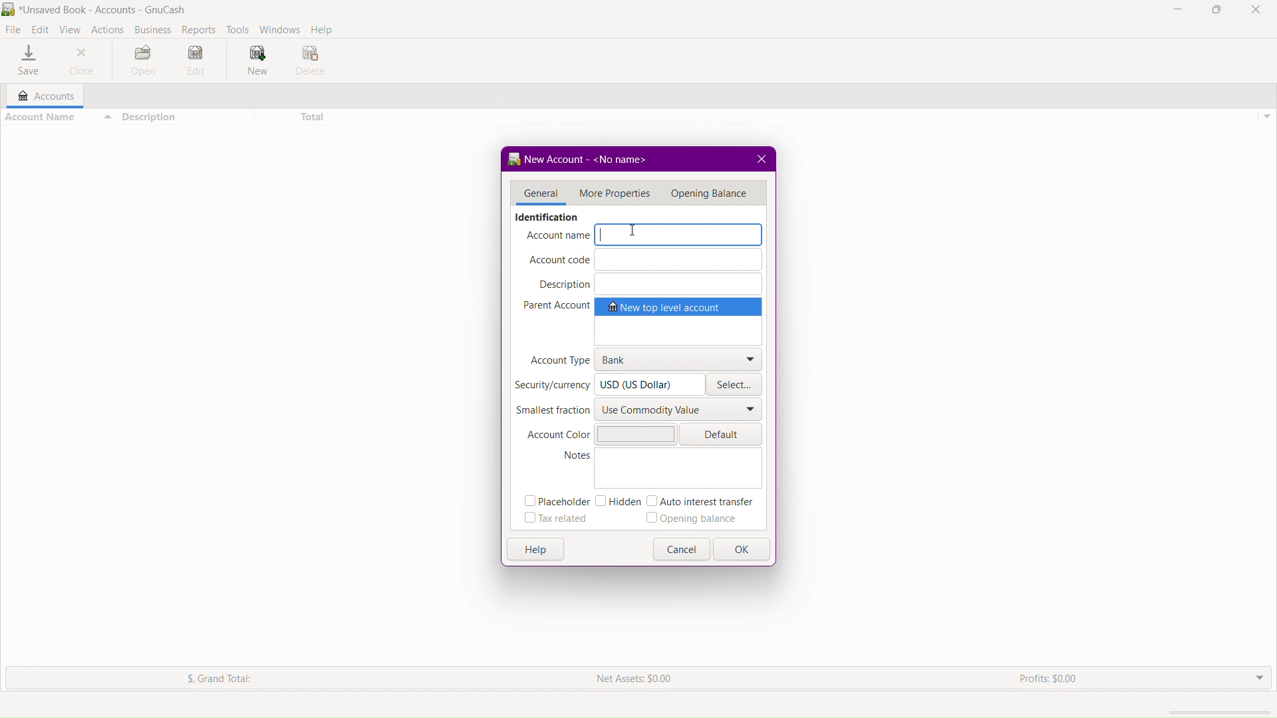 The width and height of the screenshot is (1277, 718). What do you see at coordinates (72, 29) in the screenshot?
I see `View` at bounding box center [72, 29].